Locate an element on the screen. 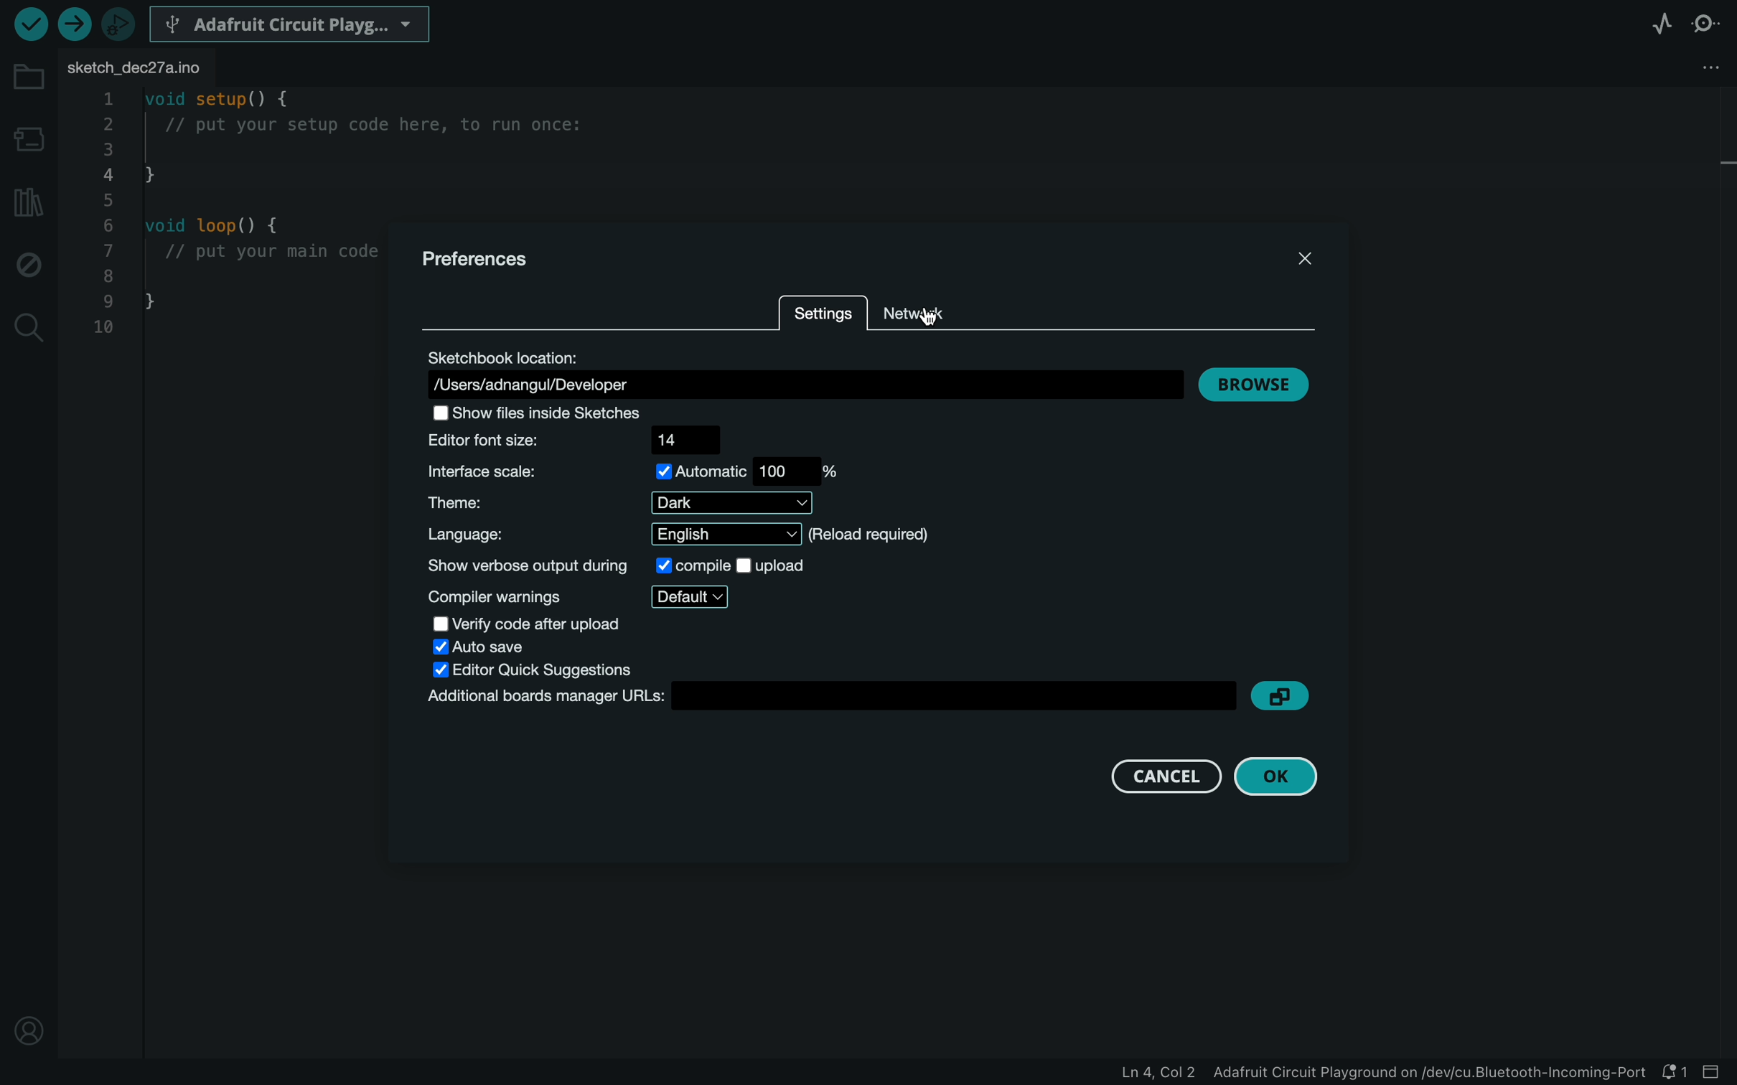  serial monitor is located at coordinates (1708, 23).